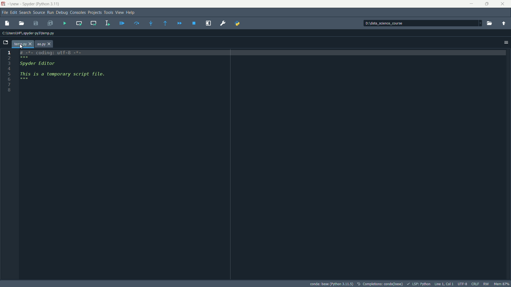  What do you see at coordinates (51, 52) in the screenshot?
I see `1 # -*- coding: utf-8 -*-` at bounding box center [51, 52].